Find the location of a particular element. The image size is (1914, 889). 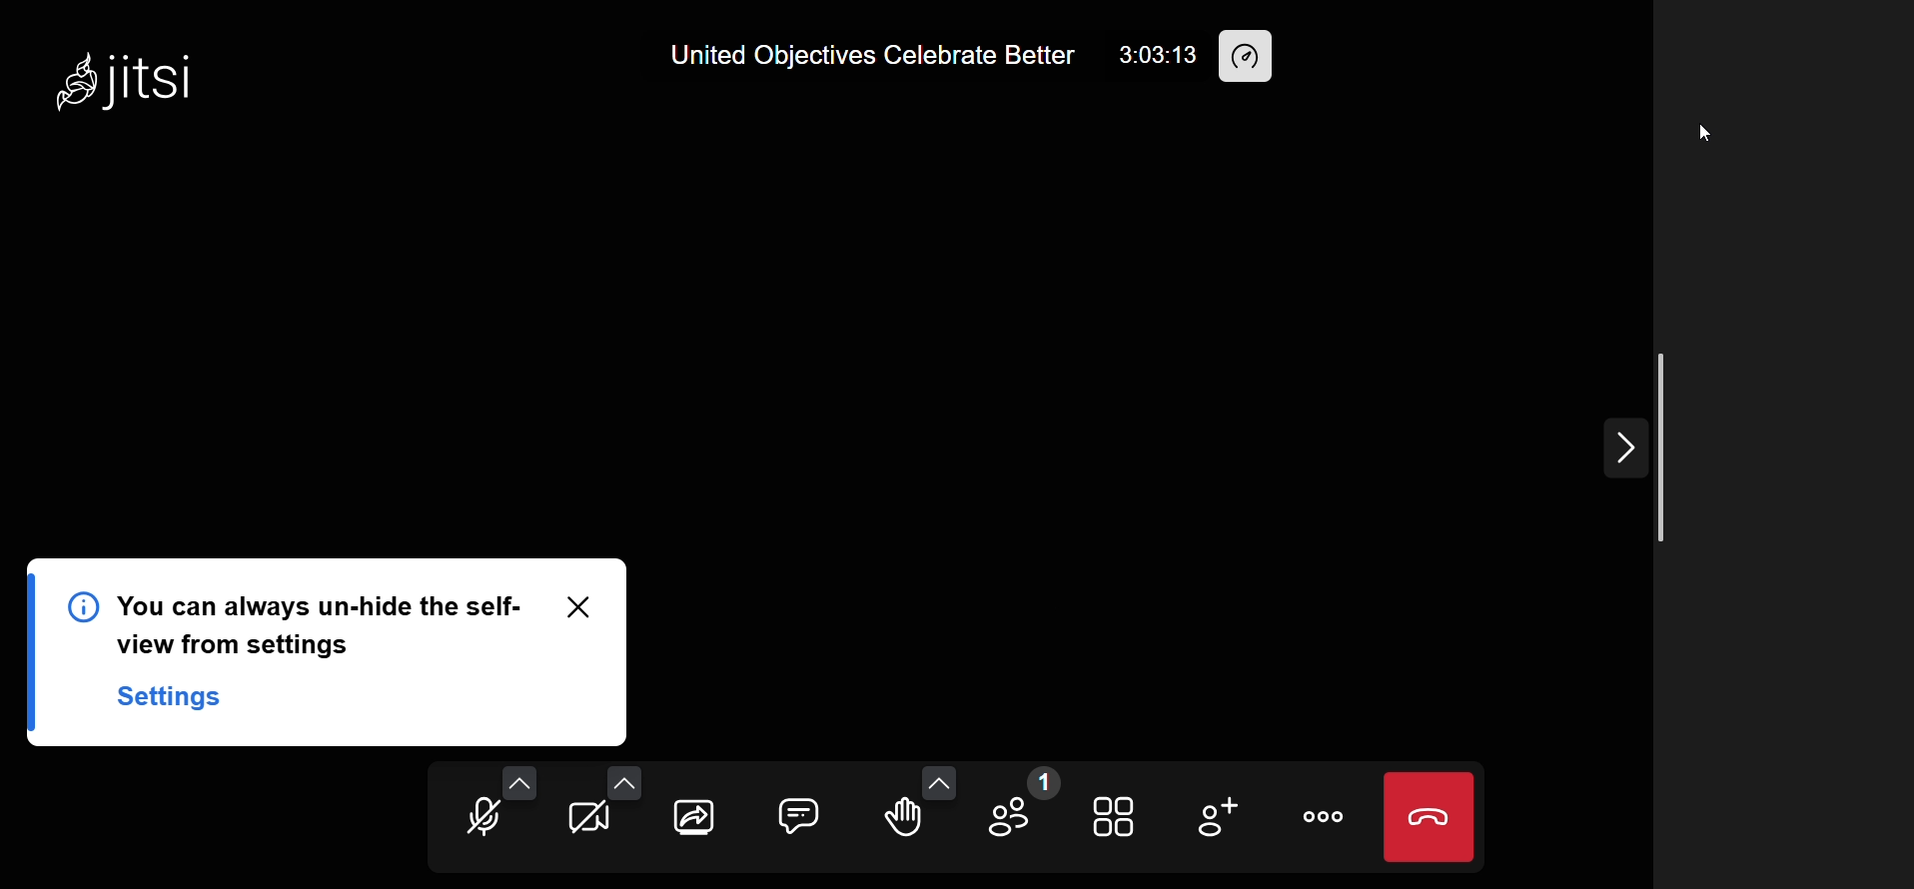

raise hand is located at coordinates (898, 818).